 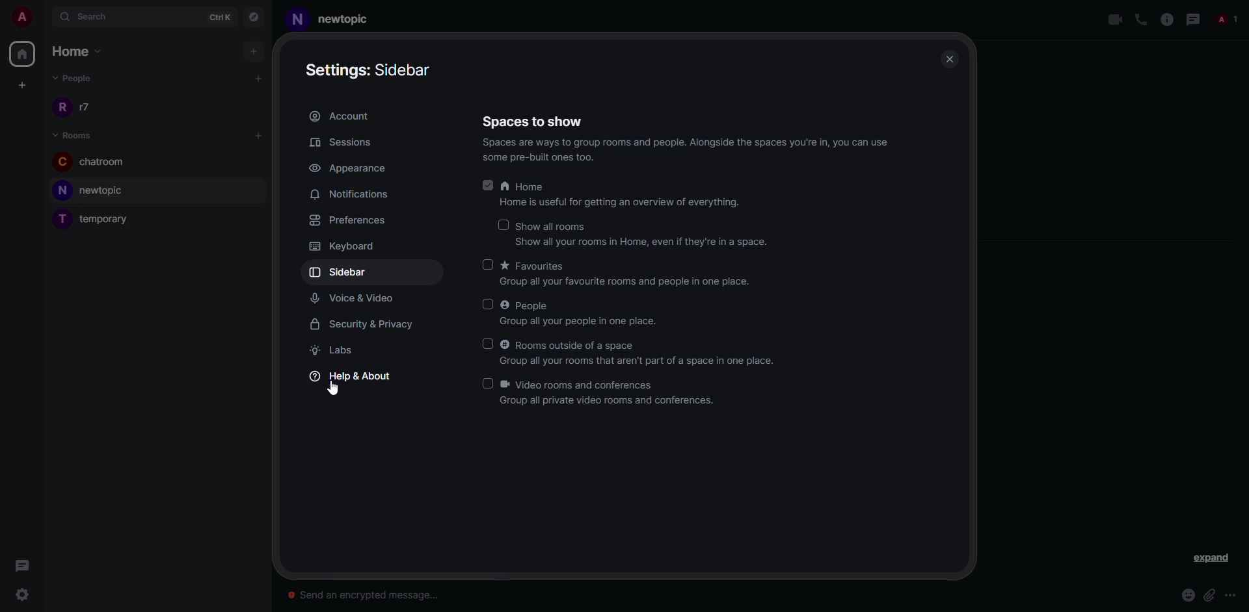 I want to click on selected, so click(x=487, y=183).